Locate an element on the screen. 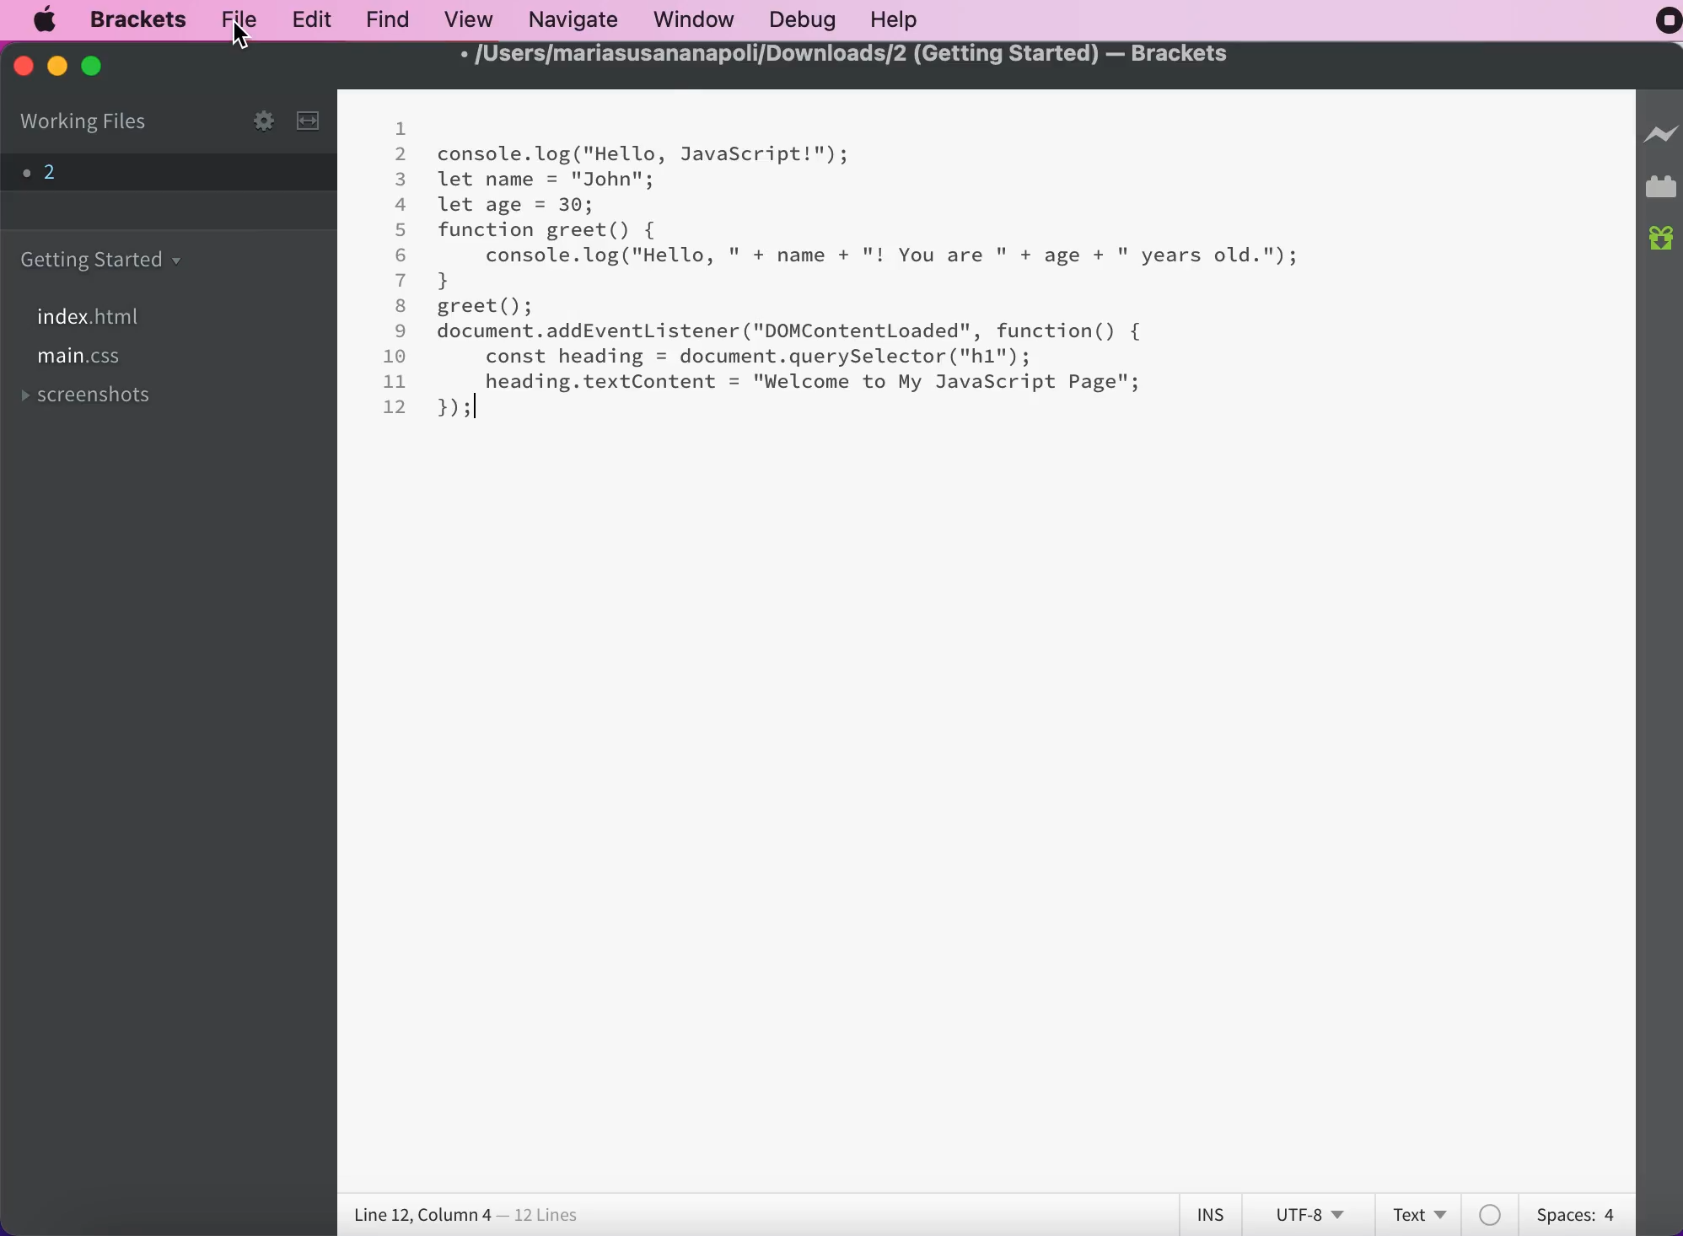 The image size is (1683, 1236). mac logo is located at coordinates (48, 20).